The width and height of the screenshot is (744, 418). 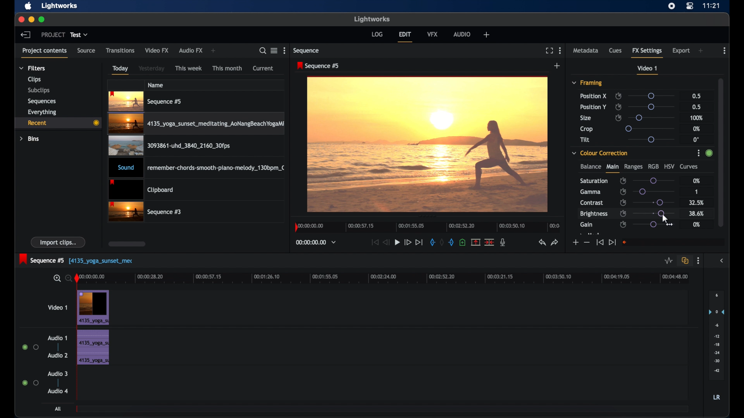 What do you see at coordinates (58, 355) in the screenshot?
I see `audio 2` at bounding box center [58, 355].